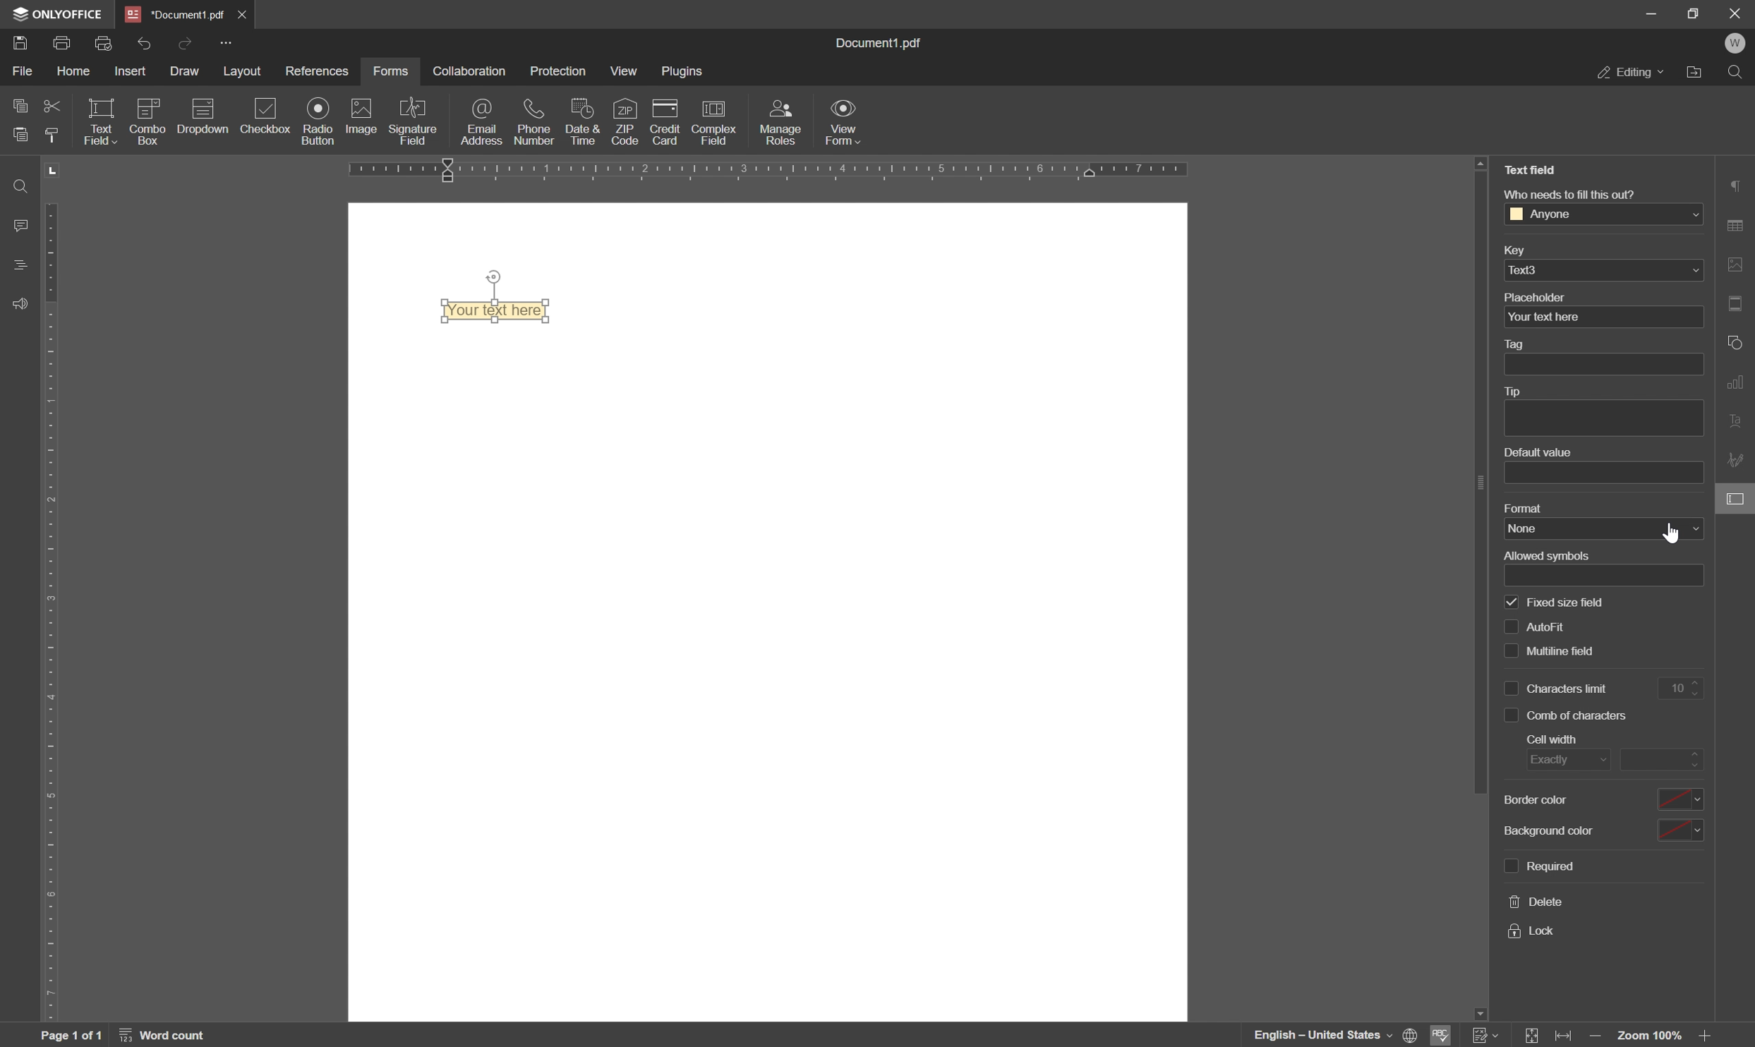 Image resolution: width=1755 pixels, height=1047 pixels. I want to click on zip code, so click(626, 121).